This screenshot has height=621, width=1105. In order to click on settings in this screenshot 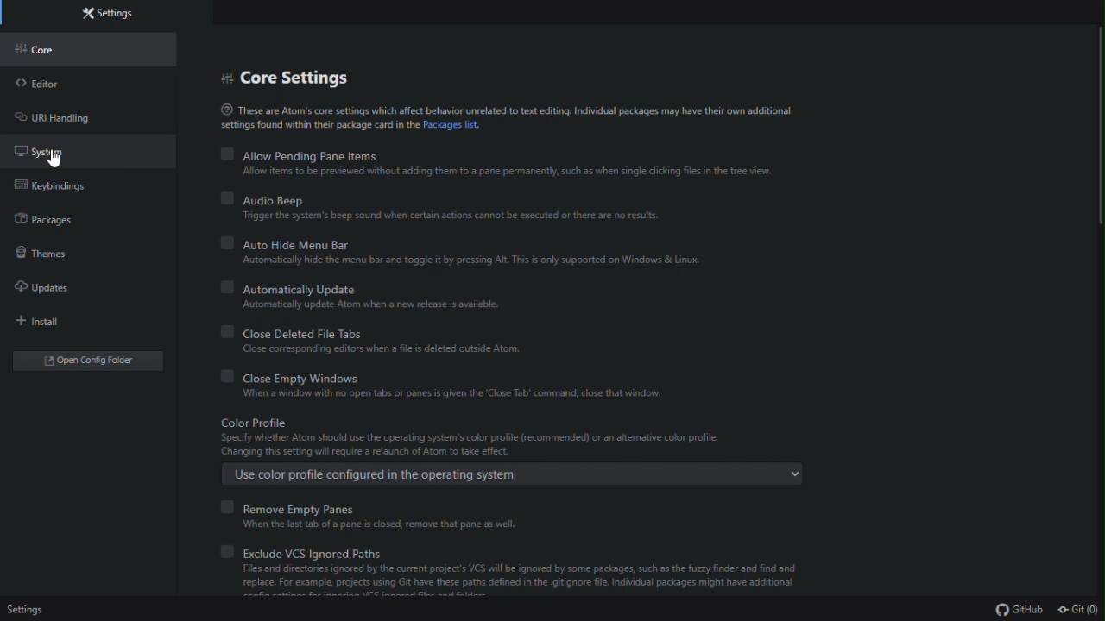, I will do `click(24, 610)`.